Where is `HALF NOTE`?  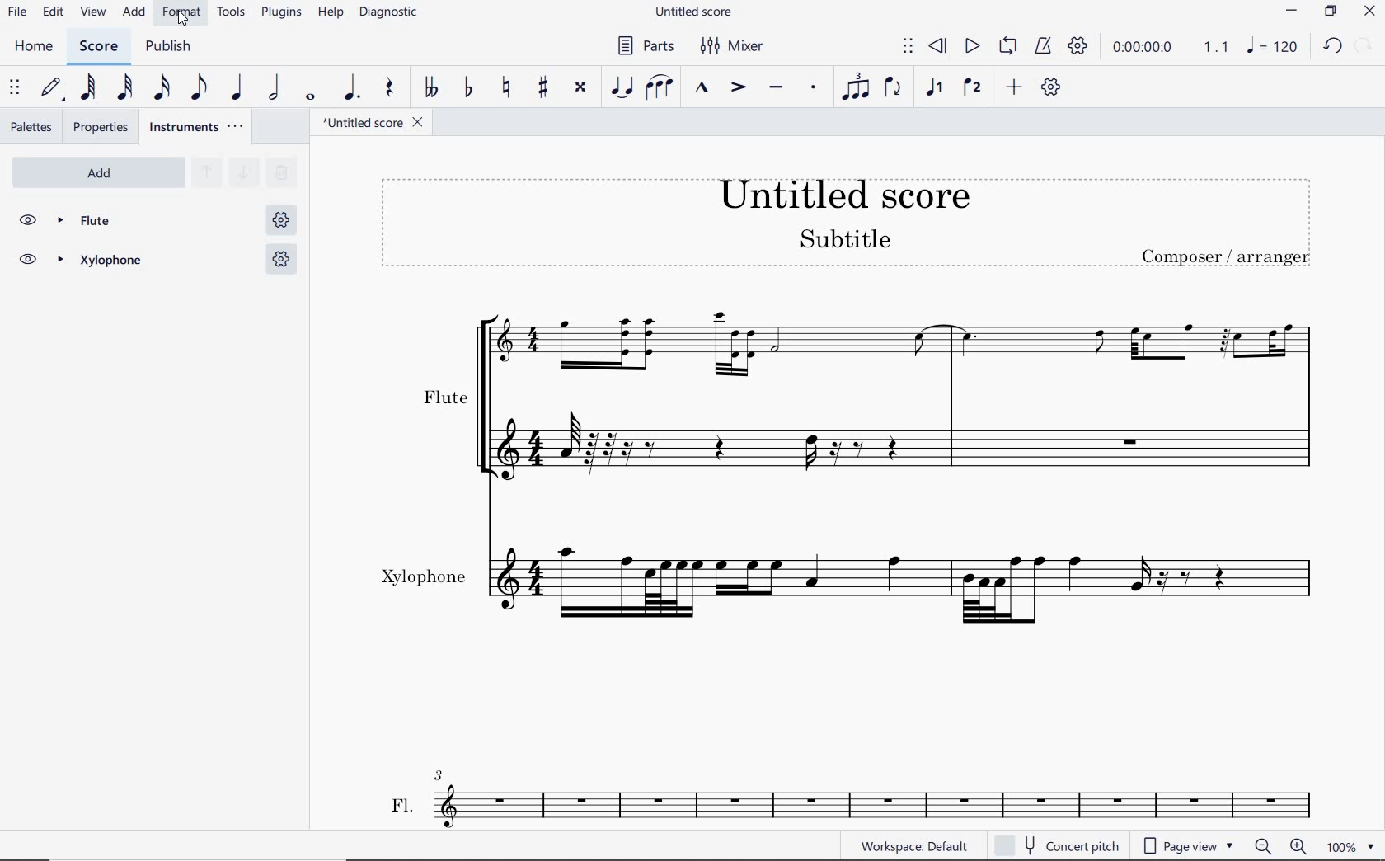 HALF NOTE is located at coordinates (273, 88).